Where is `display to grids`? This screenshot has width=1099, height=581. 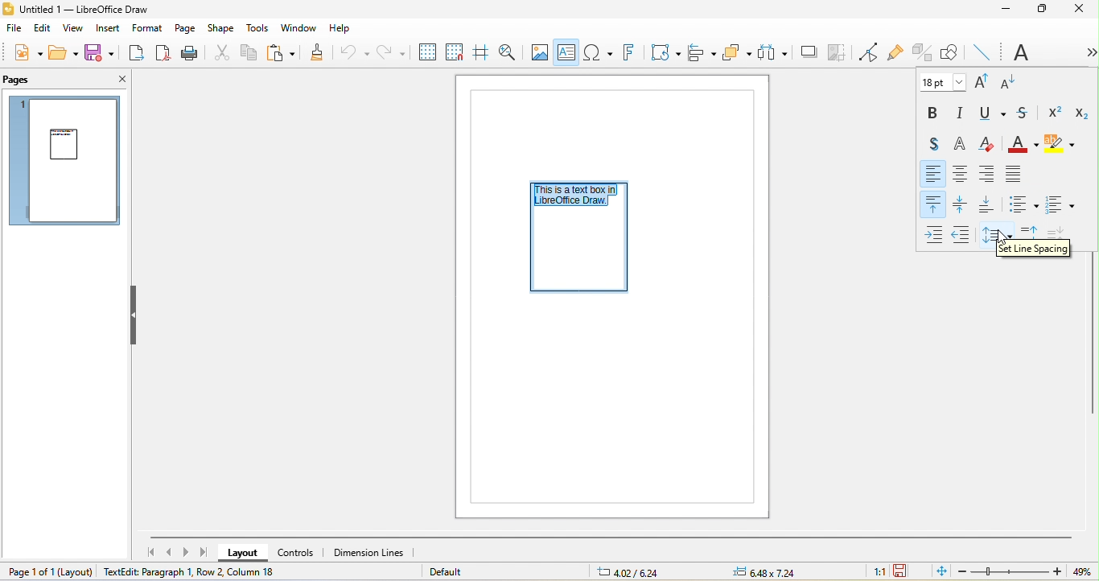
display to grids is located at coordinates (426, 52).